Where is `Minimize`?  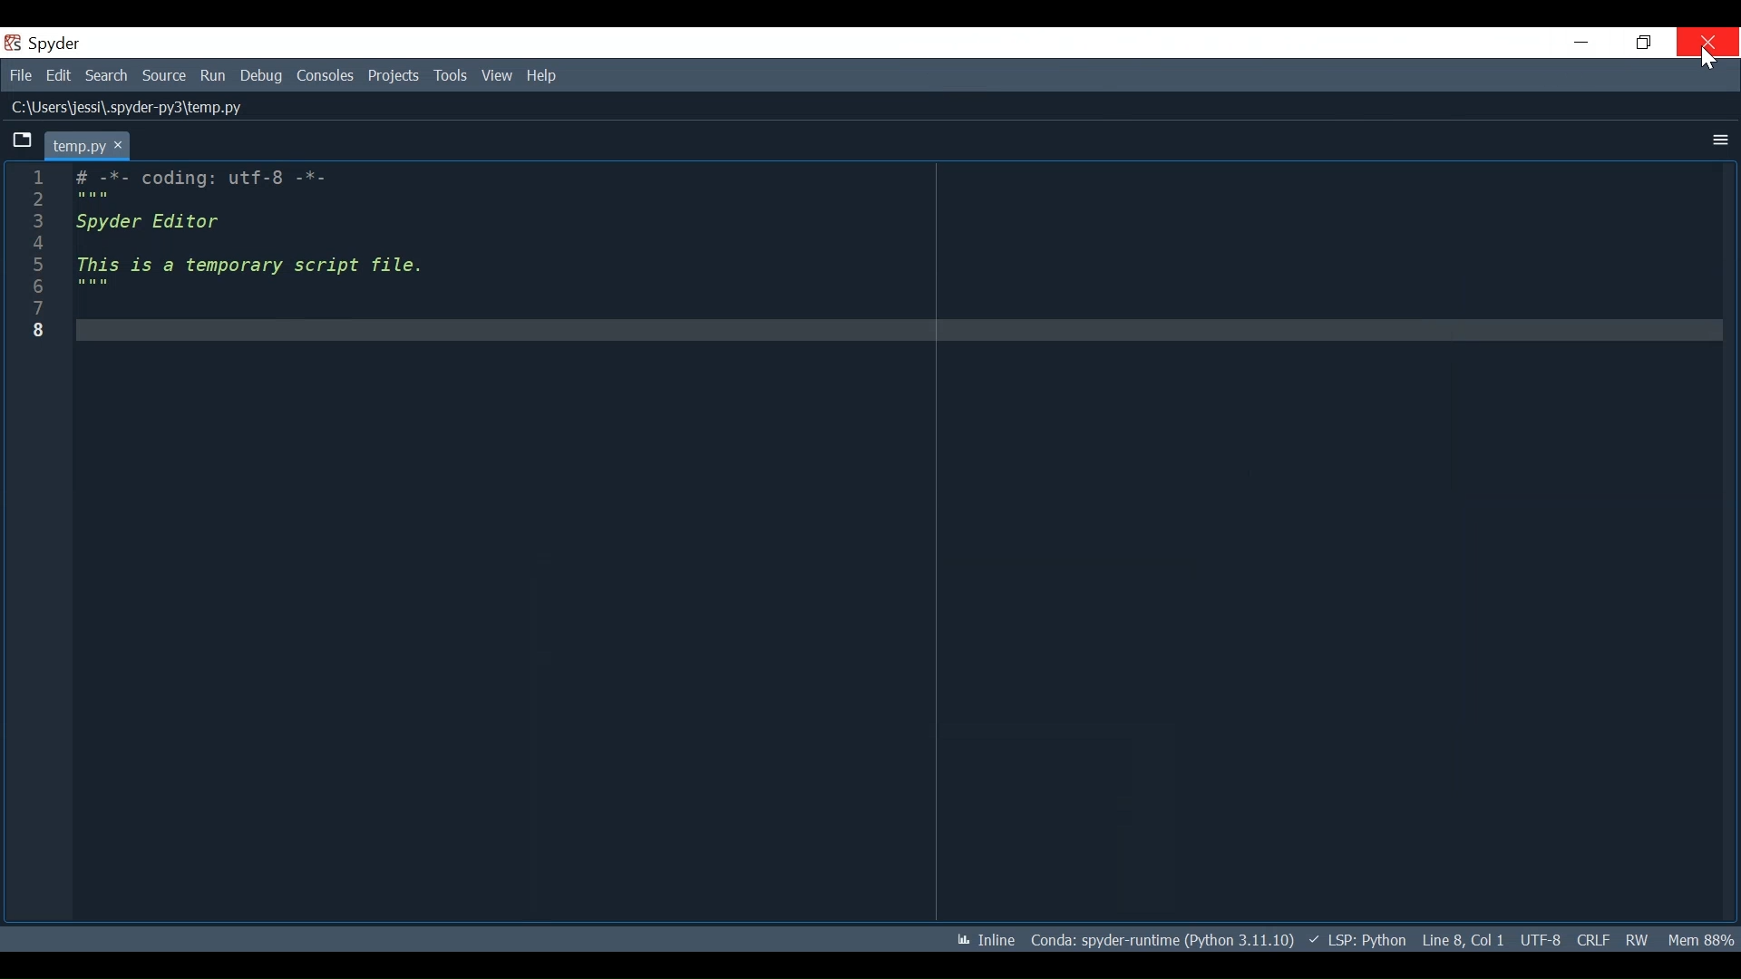 Minimize is located at coordinates (1581, 43).